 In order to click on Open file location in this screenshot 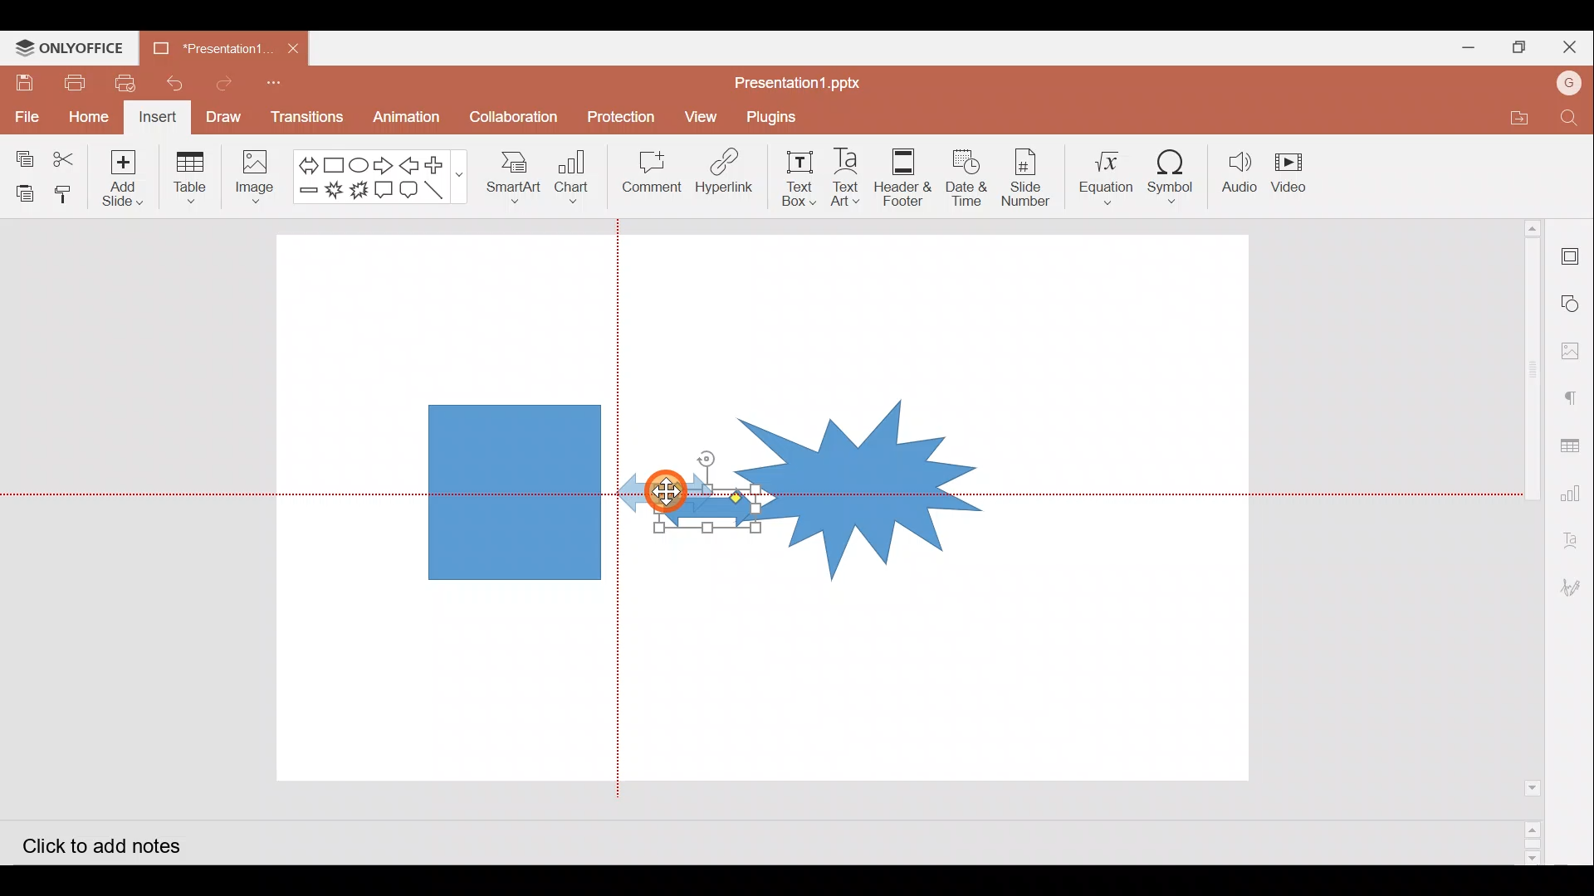, I will do `click(1514, 114)`.